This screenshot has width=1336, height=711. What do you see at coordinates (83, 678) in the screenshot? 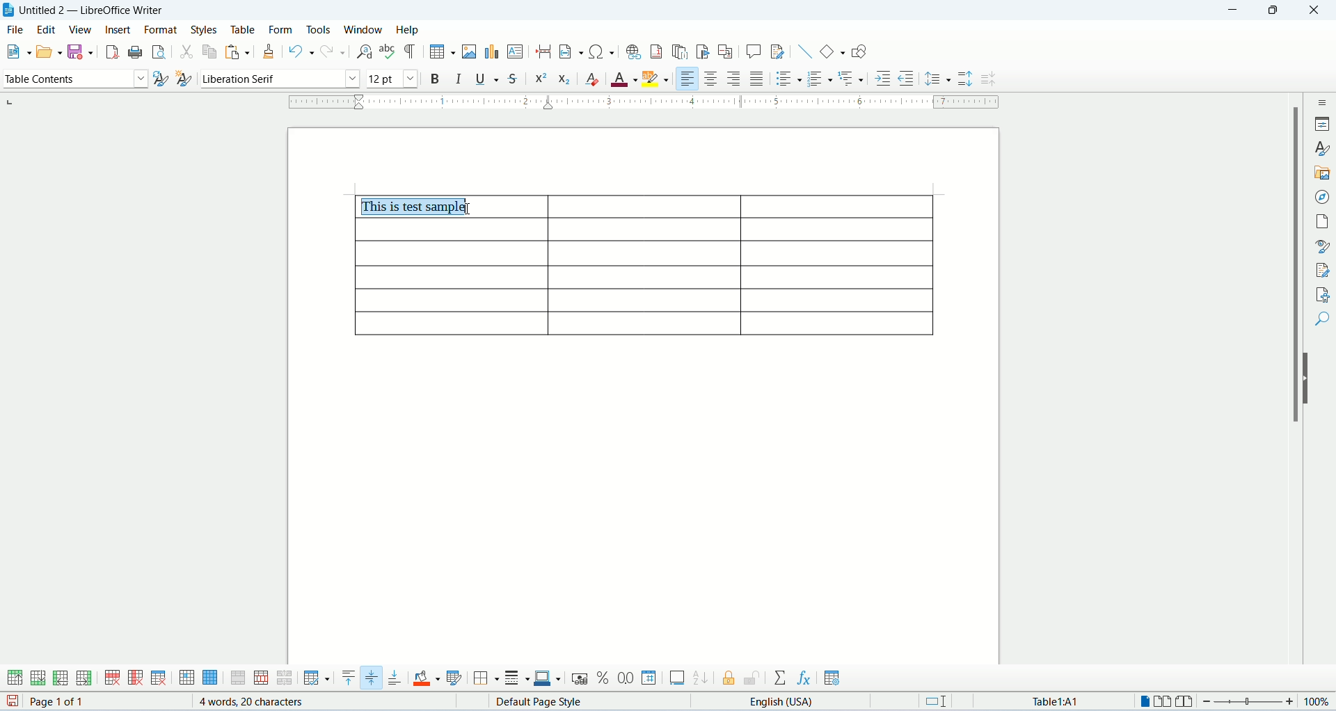
I see `inser columns after` at bounding box center [83, 678].